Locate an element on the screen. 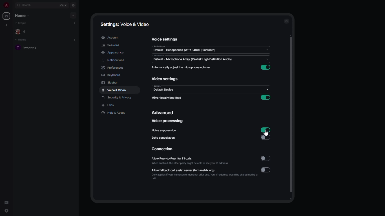  drop down is located at coordinates (267, 58).